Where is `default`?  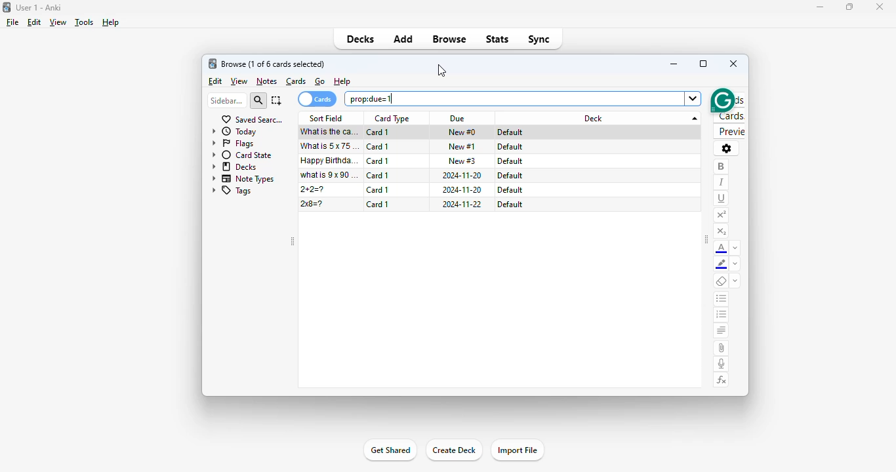
default is located at coordinates (510, 205).